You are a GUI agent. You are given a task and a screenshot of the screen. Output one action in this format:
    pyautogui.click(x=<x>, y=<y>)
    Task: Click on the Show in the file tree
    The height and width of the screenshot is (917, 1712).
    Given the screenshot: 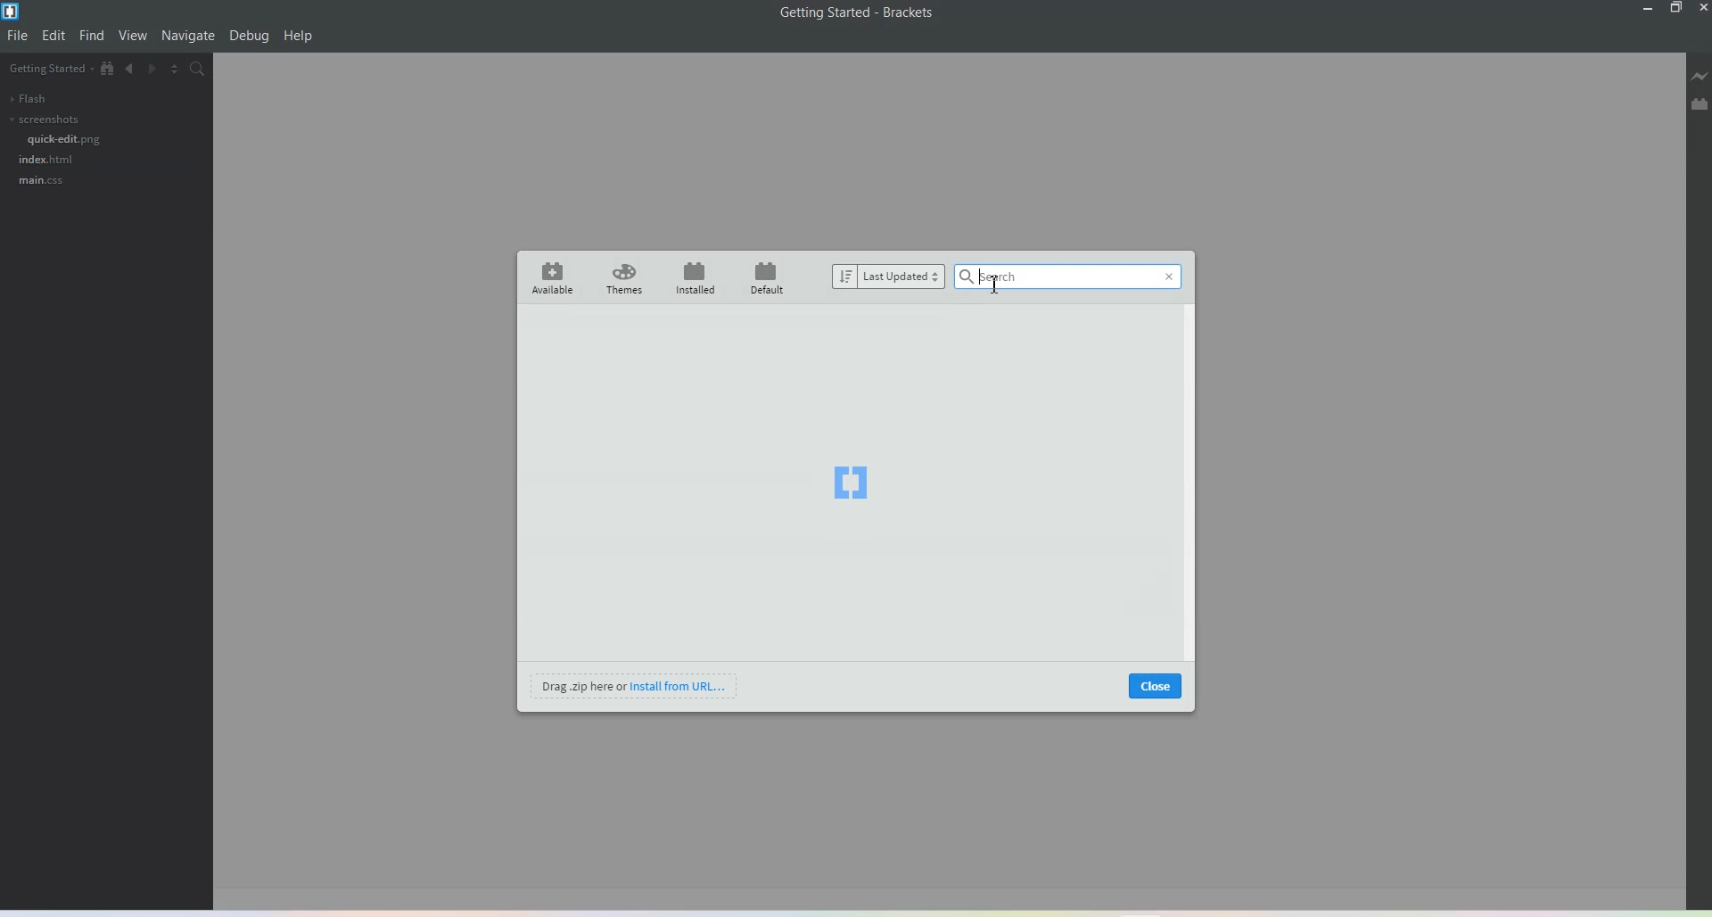 What is the action you would take?
    pyautogui.click(x=108, y=69)
    